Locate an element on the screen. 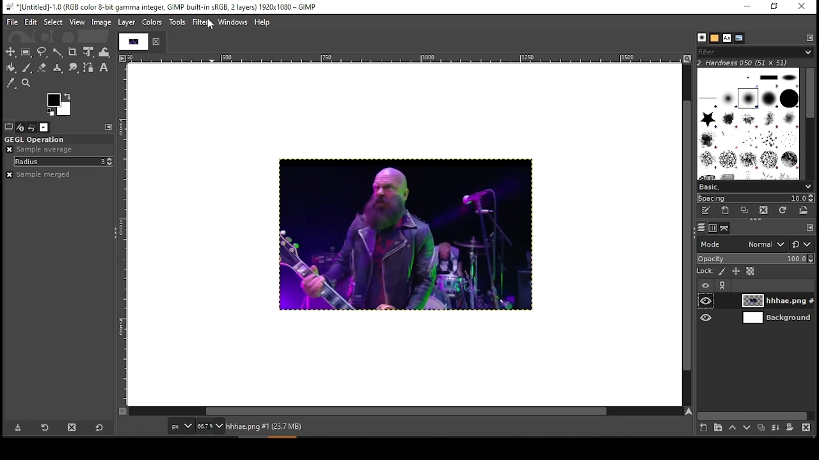  tool options is located at coordinates (8, 127).